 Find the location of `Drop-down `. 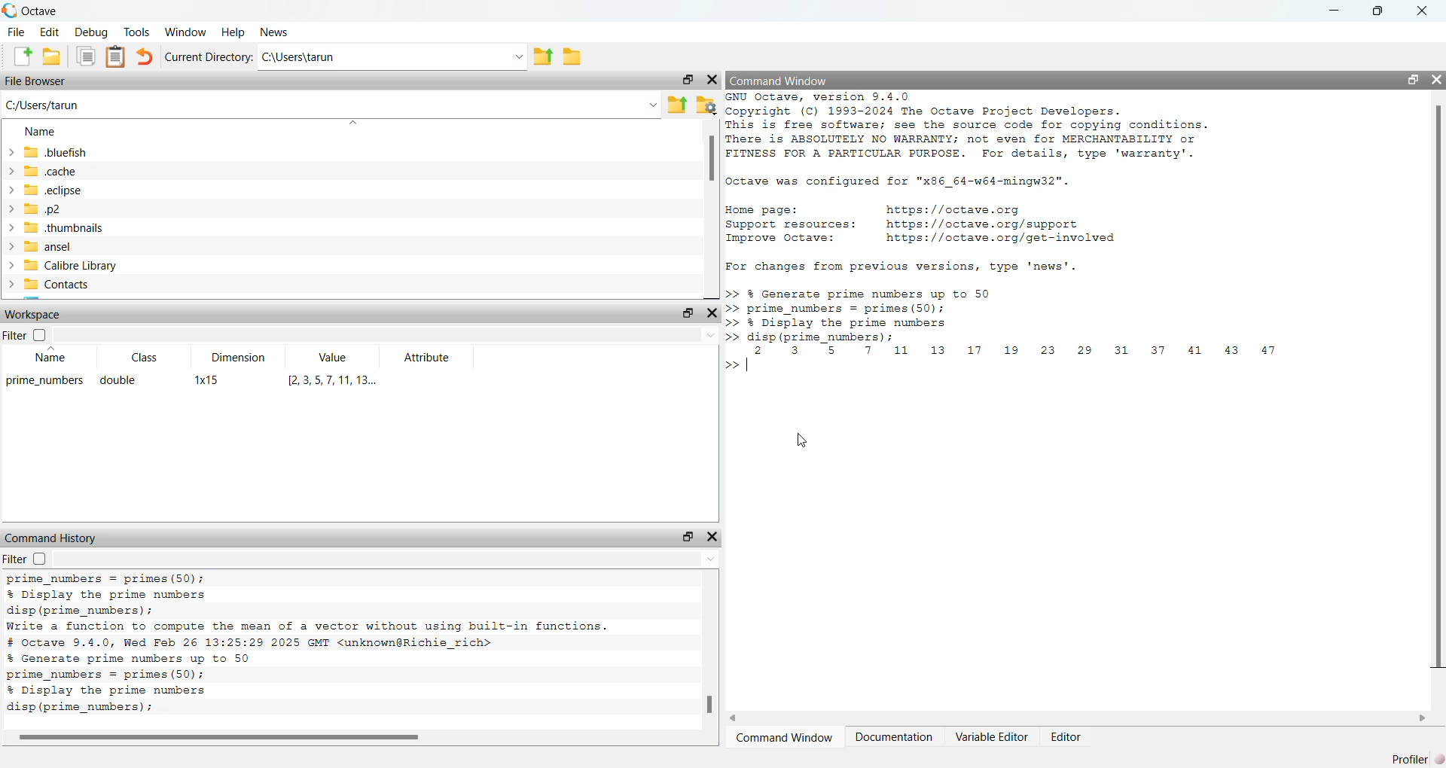

Drop-down  is located at coordinates (712, 337).